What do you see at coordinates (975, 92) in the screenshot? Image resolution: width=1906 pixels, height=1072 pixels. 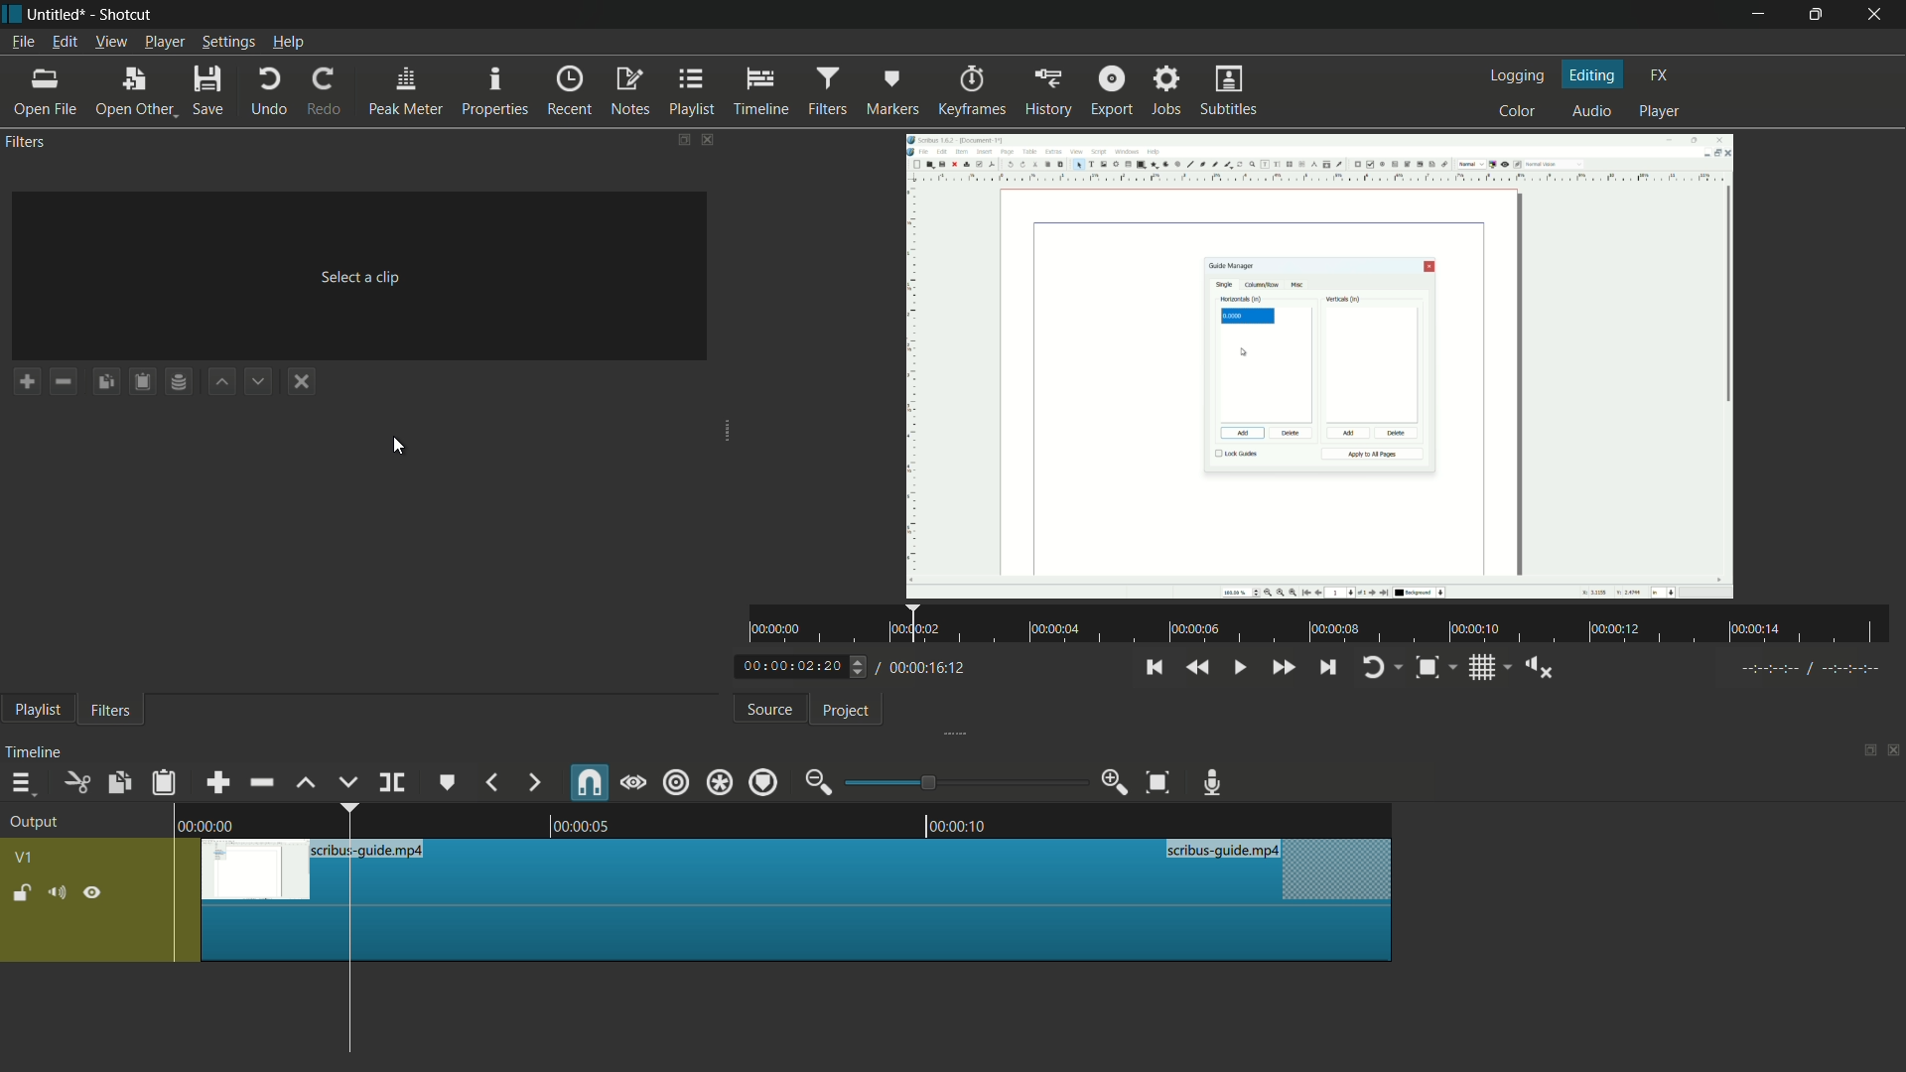 I see `keyframes` at bounding box center [975, 92].